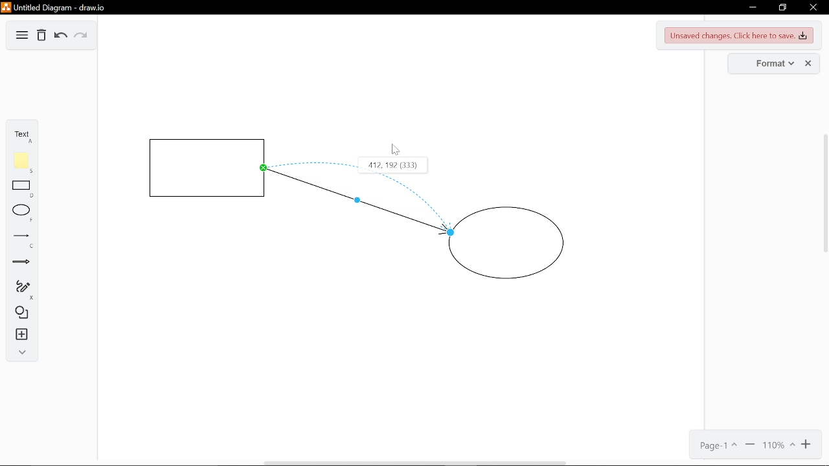 This screenshot has width=829, height=466. I want to click on Current zoom, so click(778, 445).